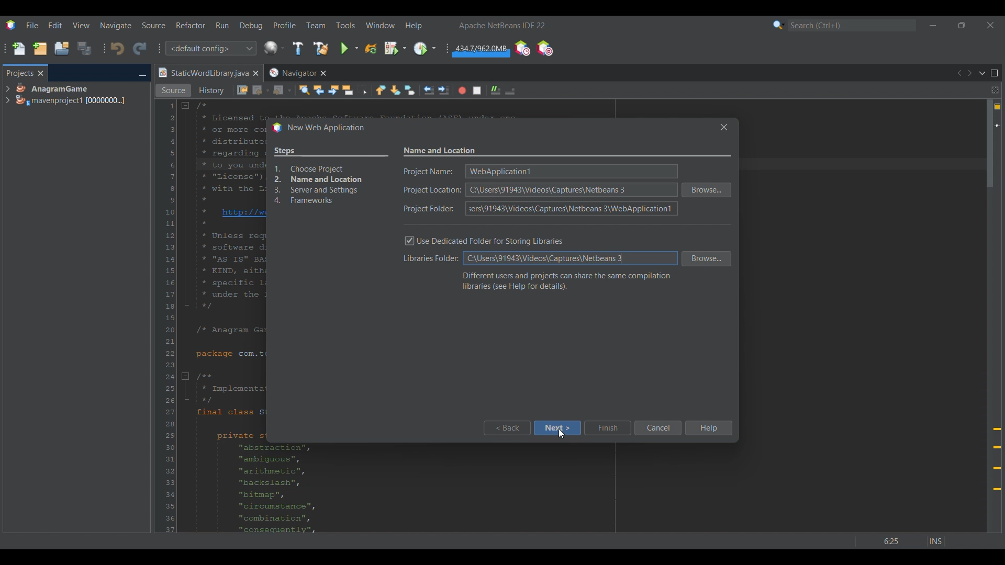 The image size is (1005, 565). I want to click on New project, so click(40, 48).